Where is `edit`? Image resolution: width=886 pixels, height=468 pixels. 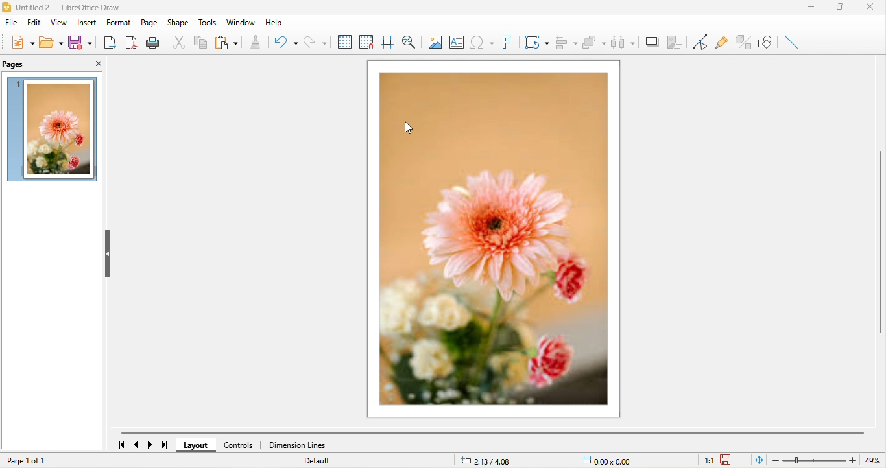
edit is located at coordinates (36, 22).